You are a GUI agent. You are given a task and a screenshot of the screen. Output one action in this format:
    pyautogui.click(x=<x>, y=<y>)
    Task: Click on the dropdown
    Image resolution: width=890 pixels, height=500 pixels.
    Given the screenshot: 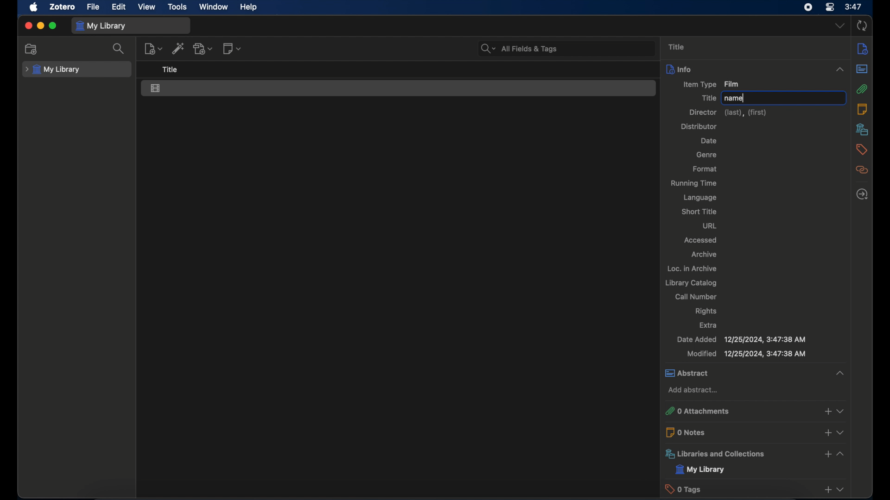 What is the action you would take?
    pyautogui.click(x=839, y=26)
    